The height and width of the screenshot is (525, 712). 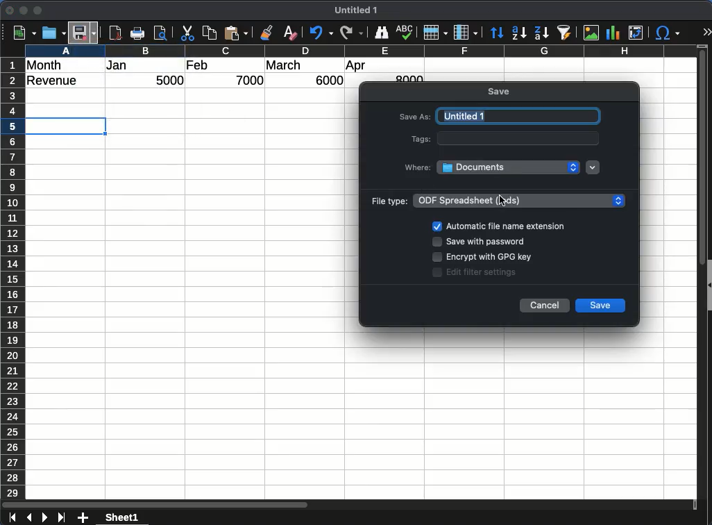 I want to click on automatic file name extension, so click(x=506, y=226).